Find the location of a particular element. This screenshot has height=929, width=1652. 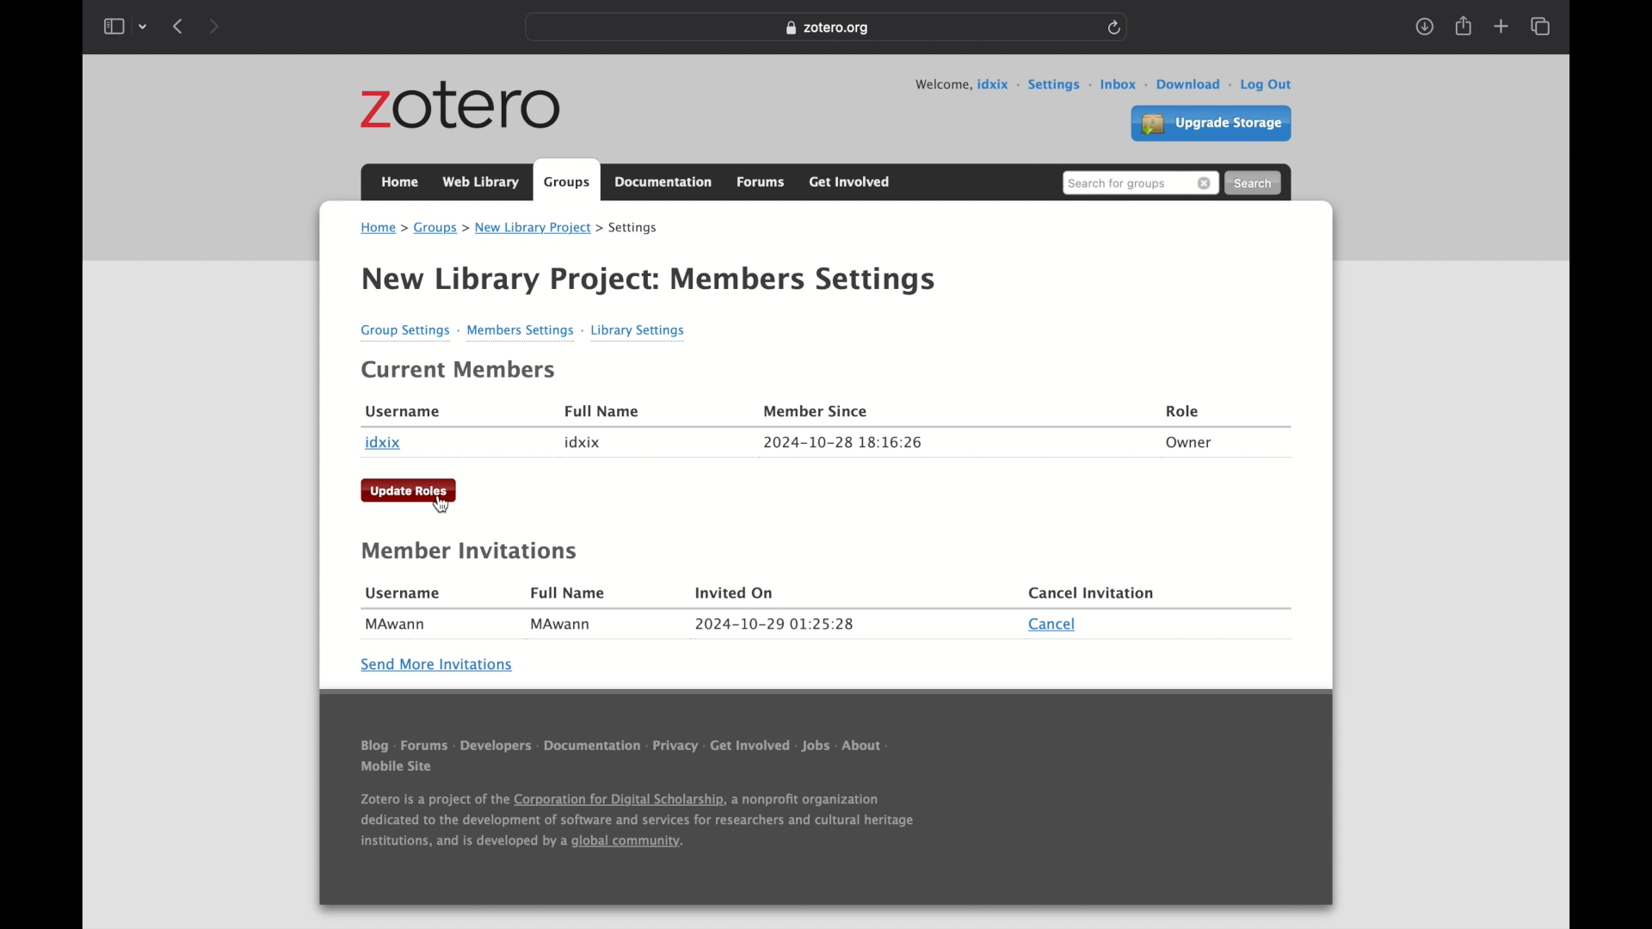

cancel is located at coordinates (1053, 624).